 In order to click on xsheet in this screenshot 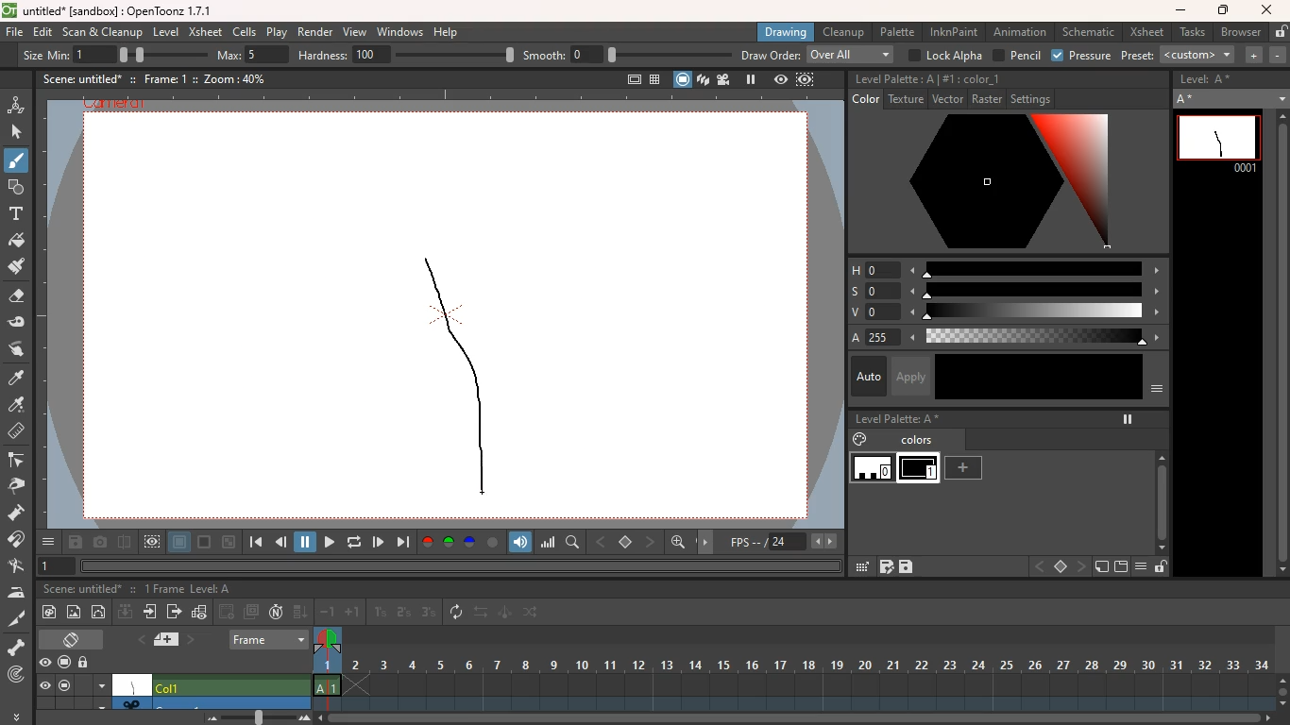, I will do `click(1146, 33)`.